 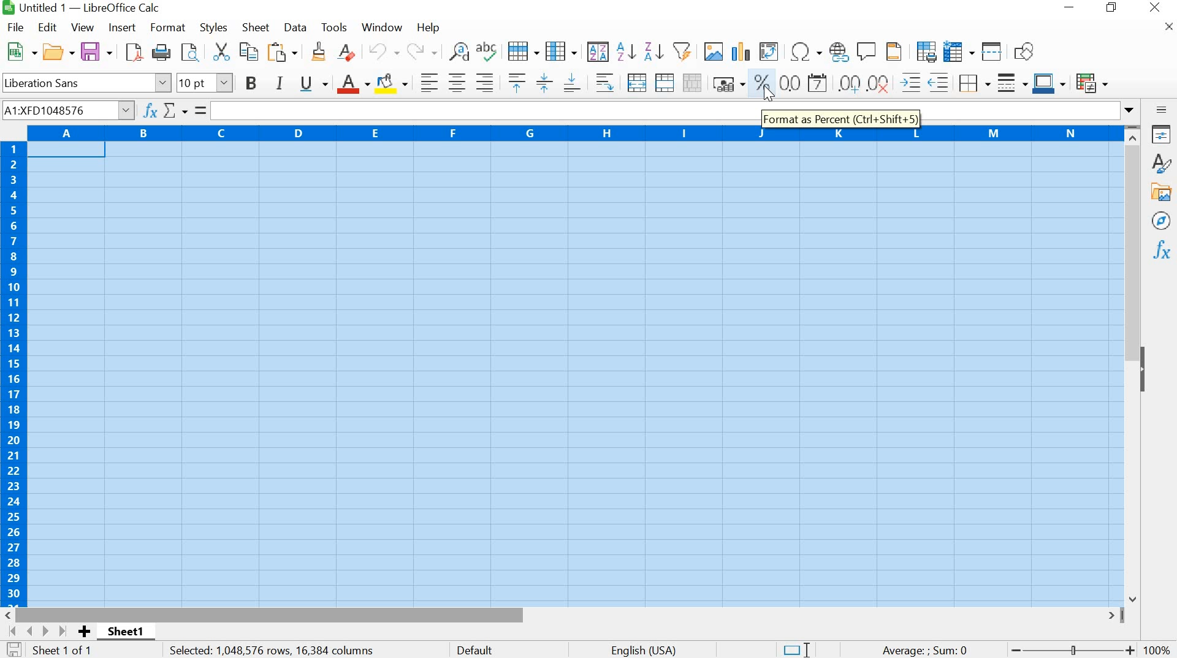 I want to click on ROWS, so click(x=12, y=372).